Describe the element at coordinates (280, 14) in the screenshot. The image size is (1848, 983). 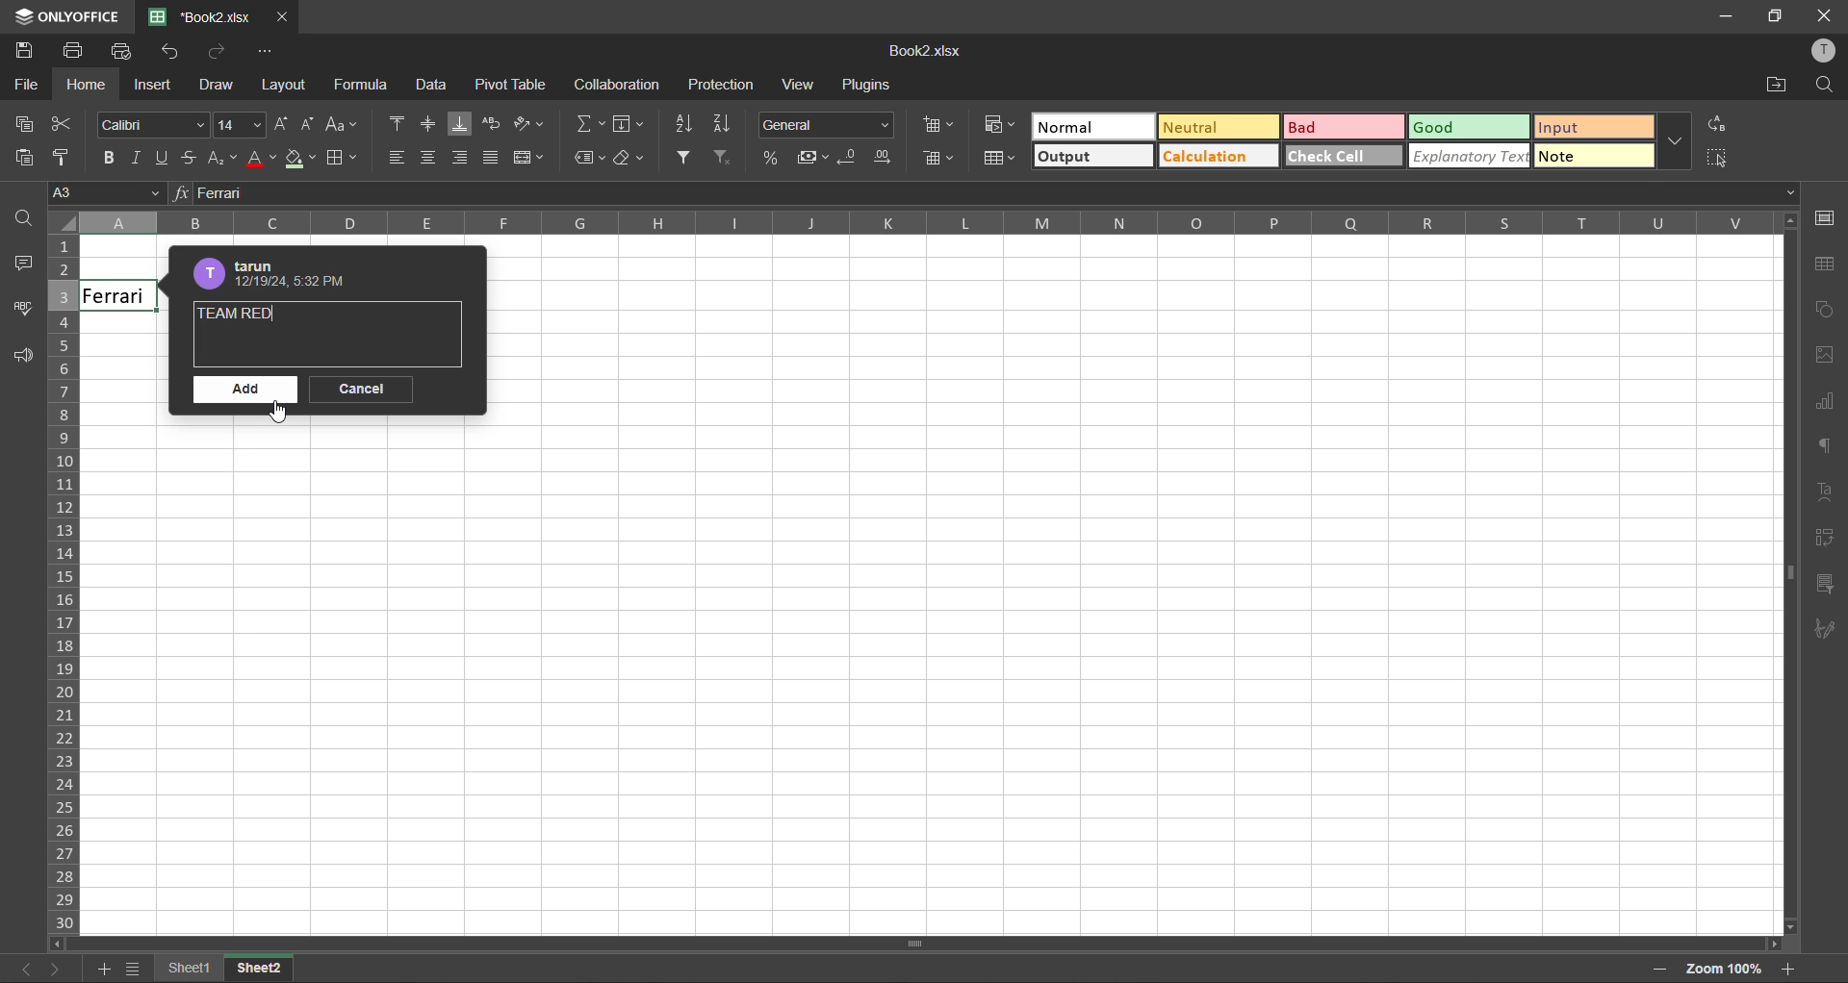
I see `close tab` at that location.